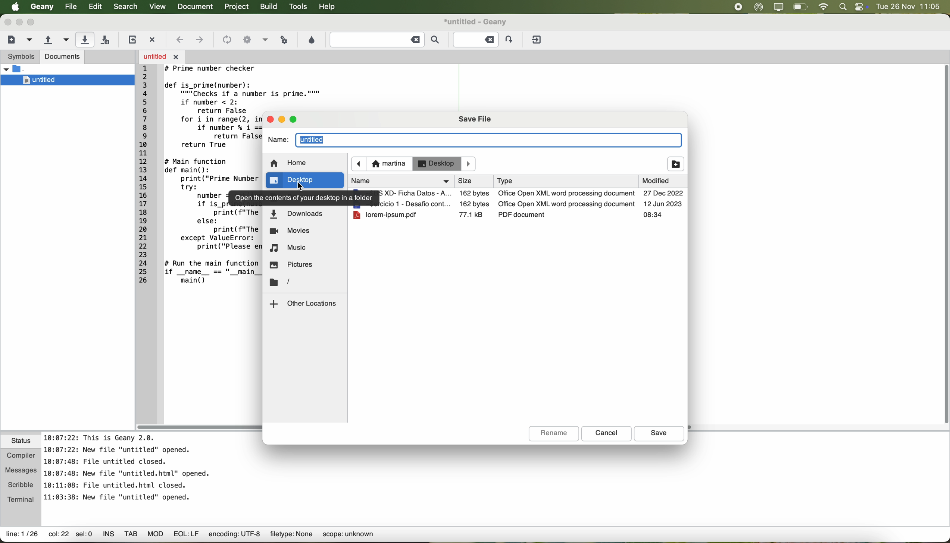 This screenshot has width=950, height=543. What do you see at coordinates (132, 40) in the screenshot?
I see `reload the current file from disk` at bounding box center [132, 40].